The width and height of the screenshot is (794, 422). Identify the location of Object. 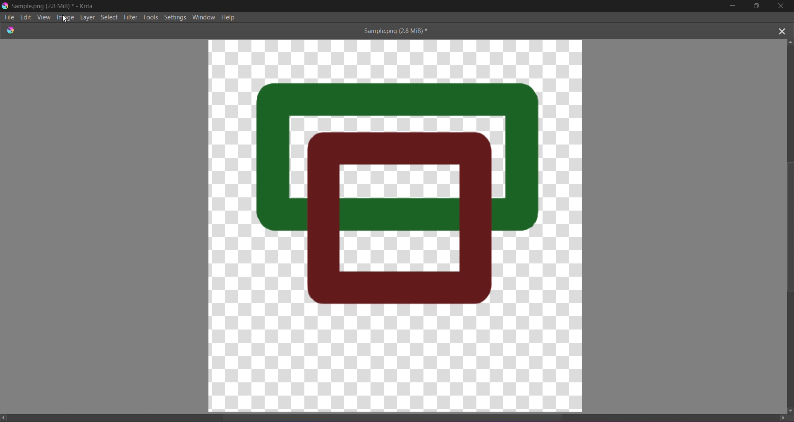
(402, 198).